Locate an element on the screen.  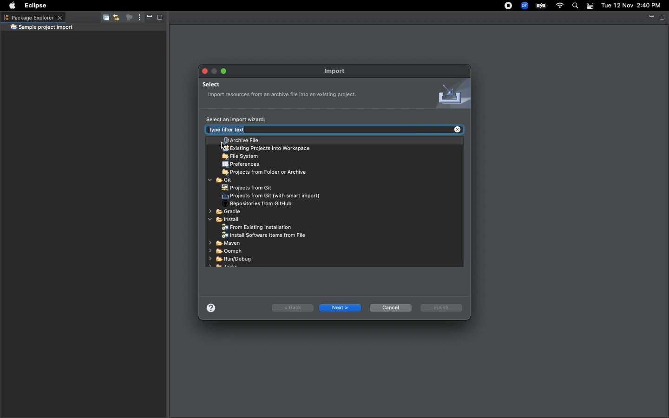
Back is located at coordinates (292, 307).